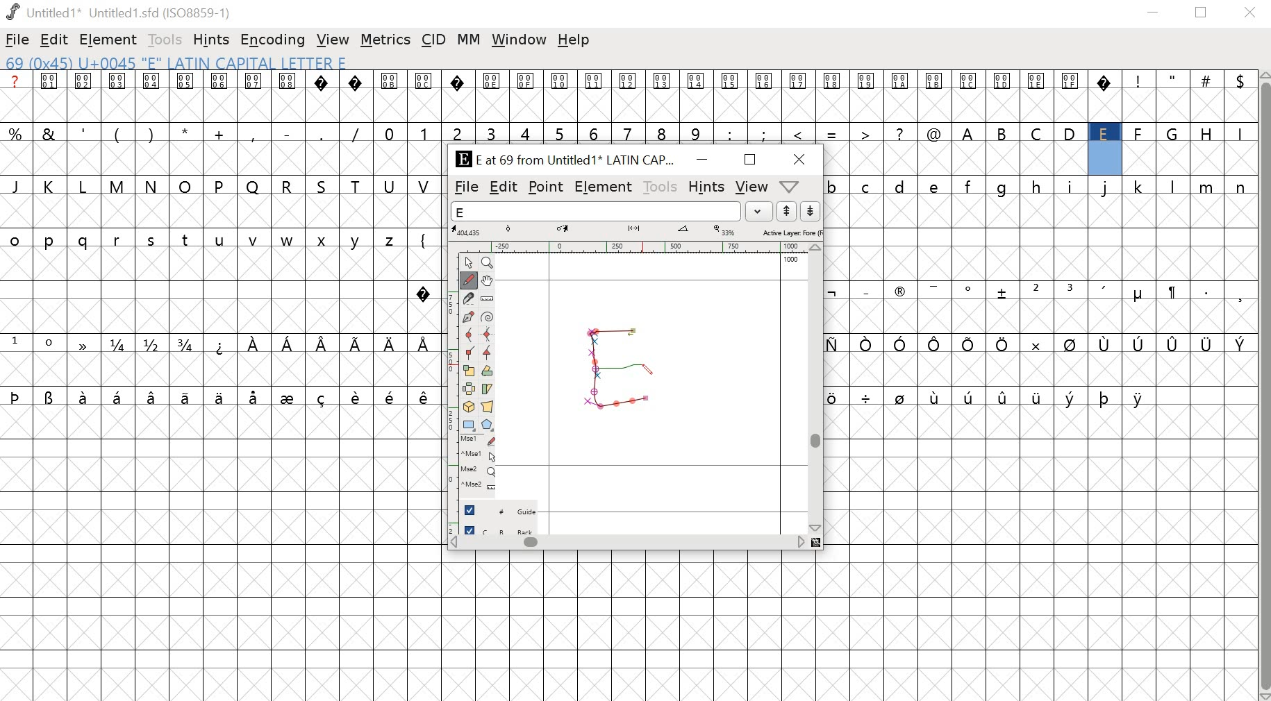  What do you see at coordinates (433, 41) in the screenshot?
I see `CID` at bounding box center [433, 41].